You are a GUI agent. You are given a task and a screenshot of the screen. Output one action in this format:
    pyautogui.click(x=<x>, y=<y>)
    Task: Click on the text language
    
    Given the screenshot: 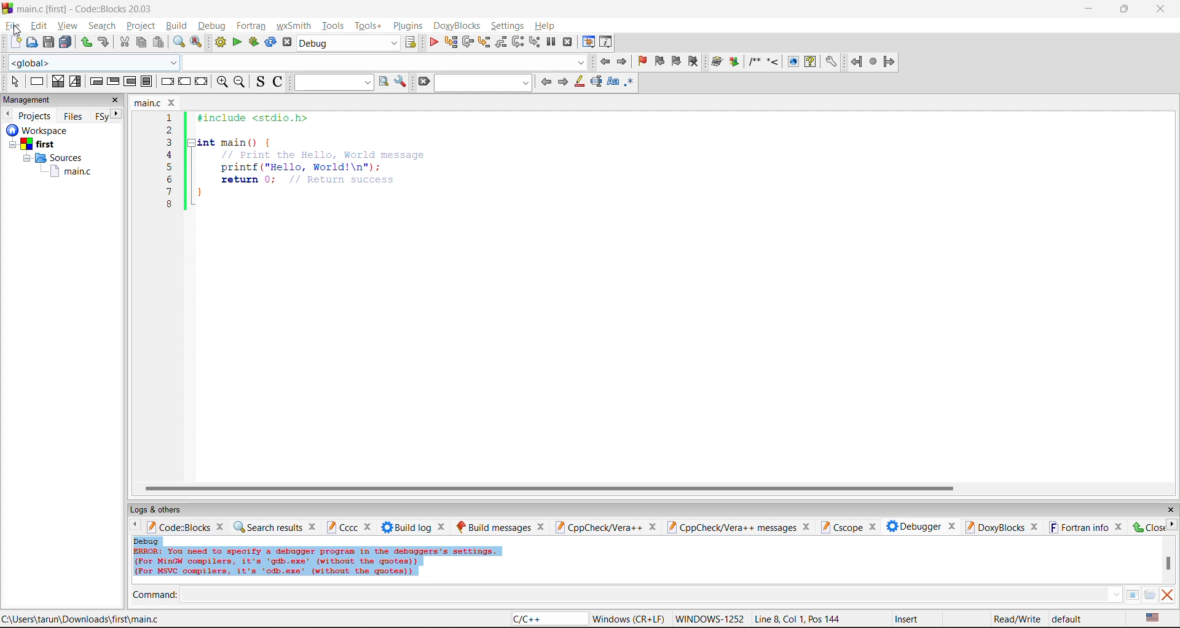 What is the action you would take?
    pyautogui.click(x=1154, y=618)
    